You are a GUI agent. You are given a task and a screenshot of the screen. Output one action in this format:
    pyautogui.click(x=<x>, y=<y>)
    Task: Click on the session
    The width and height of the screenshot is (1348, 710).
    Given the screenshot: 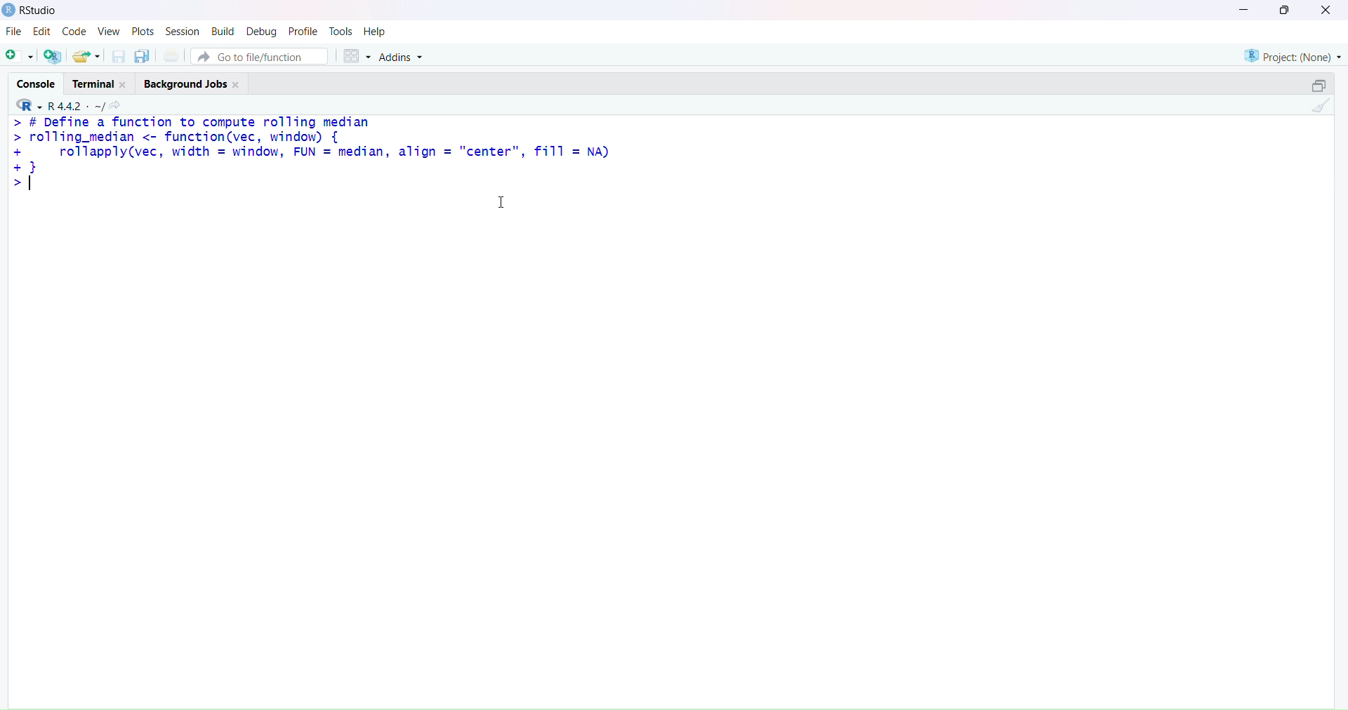 What is the action you would take?
    pyautogui.click(x=183, y=32)
    